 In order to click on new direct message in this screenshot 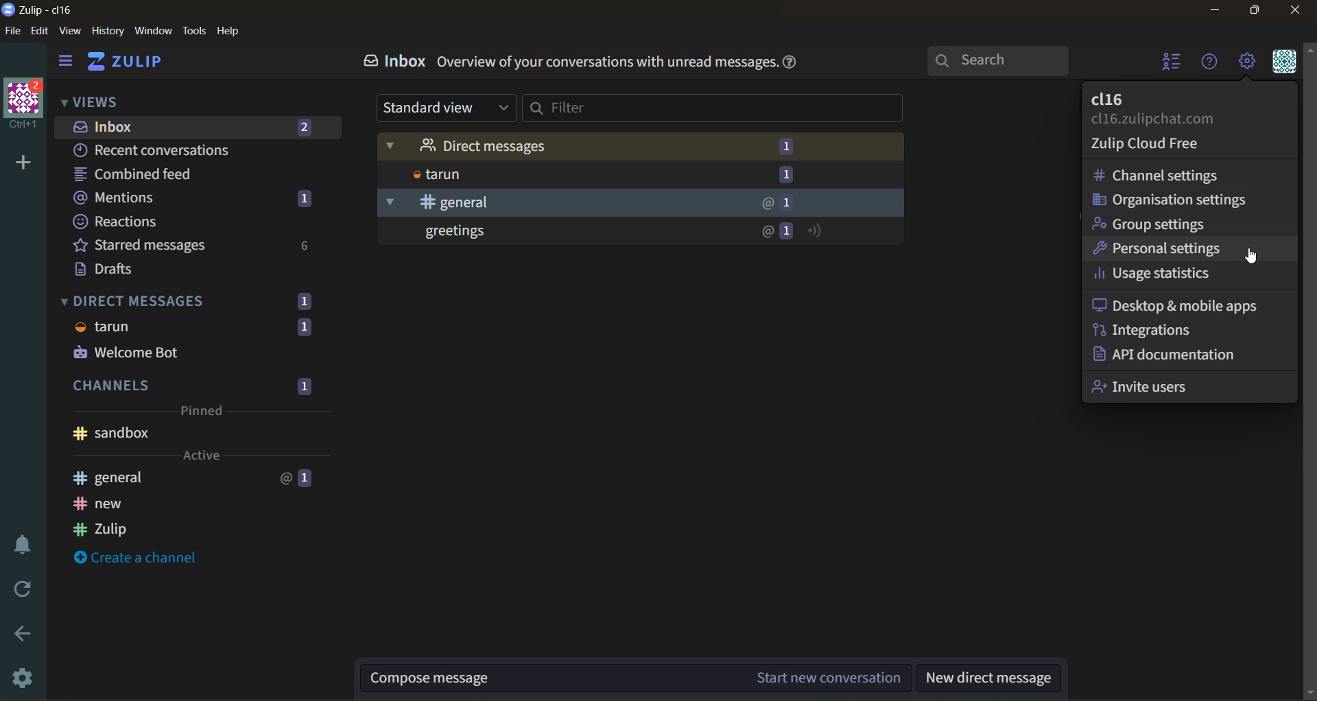, I will do `click(987, 680)`.